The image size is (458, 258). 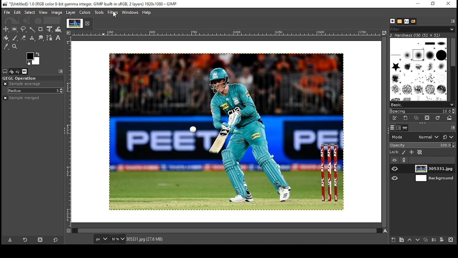 What do you see at coordinates (226, 132) in the screenshot?
I see `image` at bounding box center [226, 132].